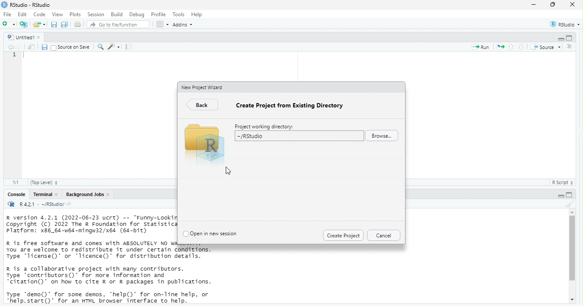 This screenshot has width=583, height=306. What do you see at coordinates (512, 46) in the screenshot?
I see `go to previous section/chunk` at bounding box center [512, 46].